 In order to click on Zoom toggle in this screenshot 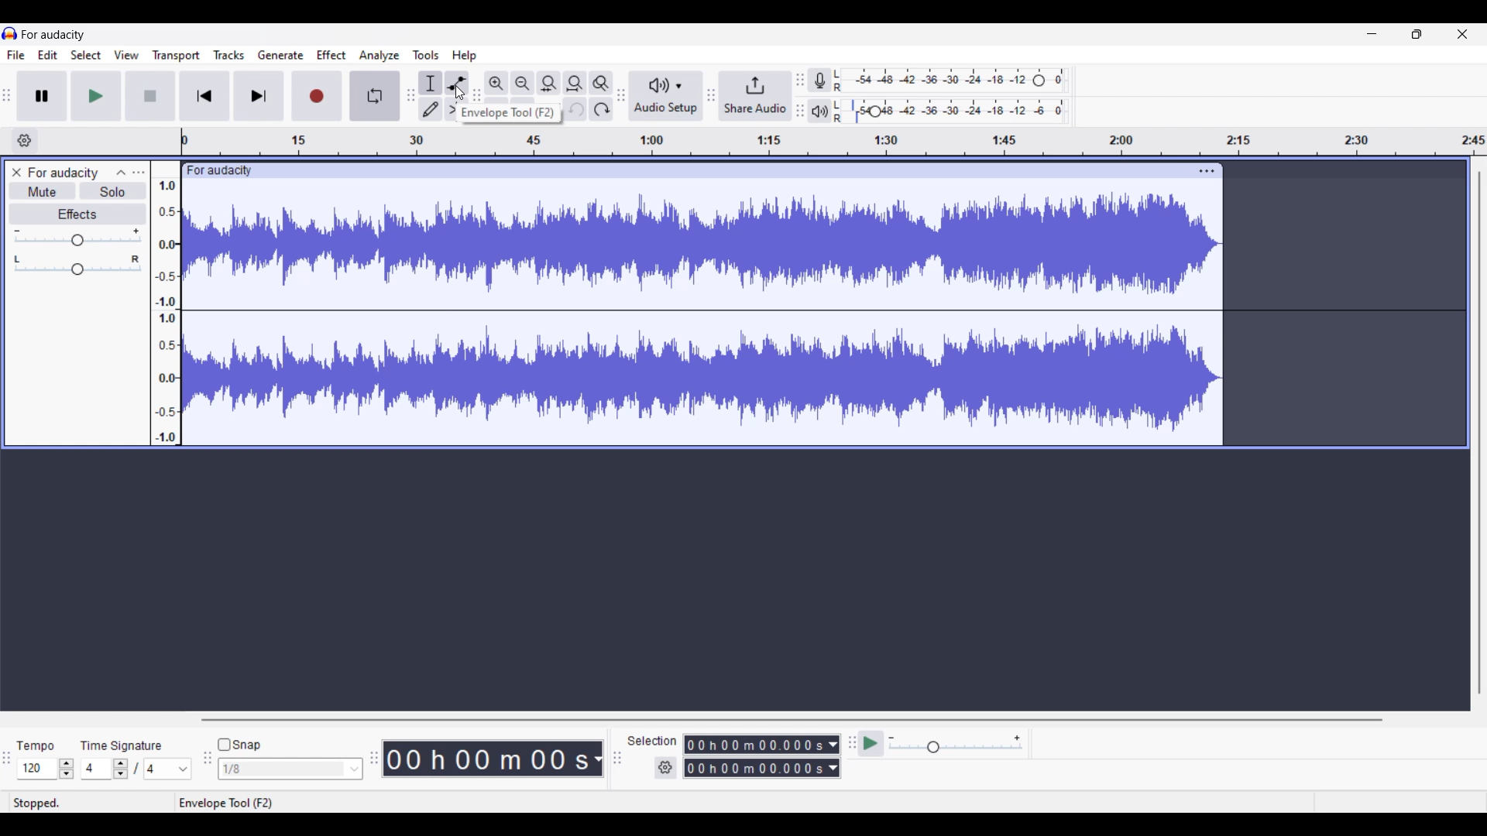, I will do `click(601, 83)`.